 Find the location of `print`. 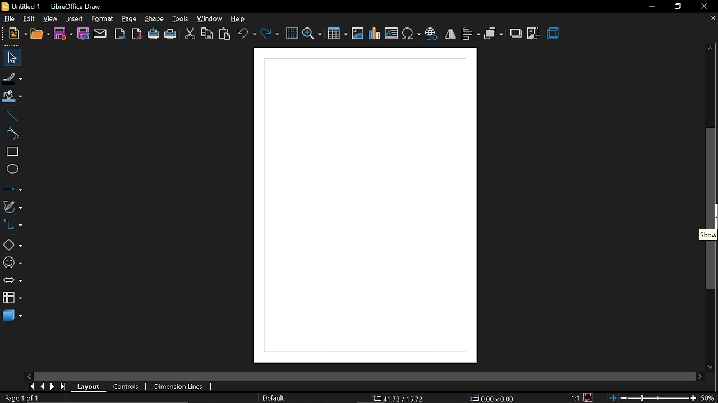

print is located at coordinates (170, 35).